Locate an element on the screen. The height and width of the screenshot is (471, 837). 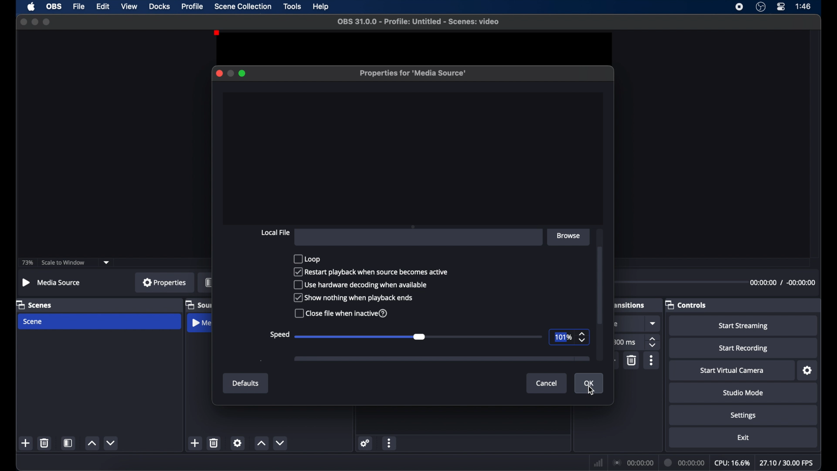
delete is located at coordinates (632, 360).